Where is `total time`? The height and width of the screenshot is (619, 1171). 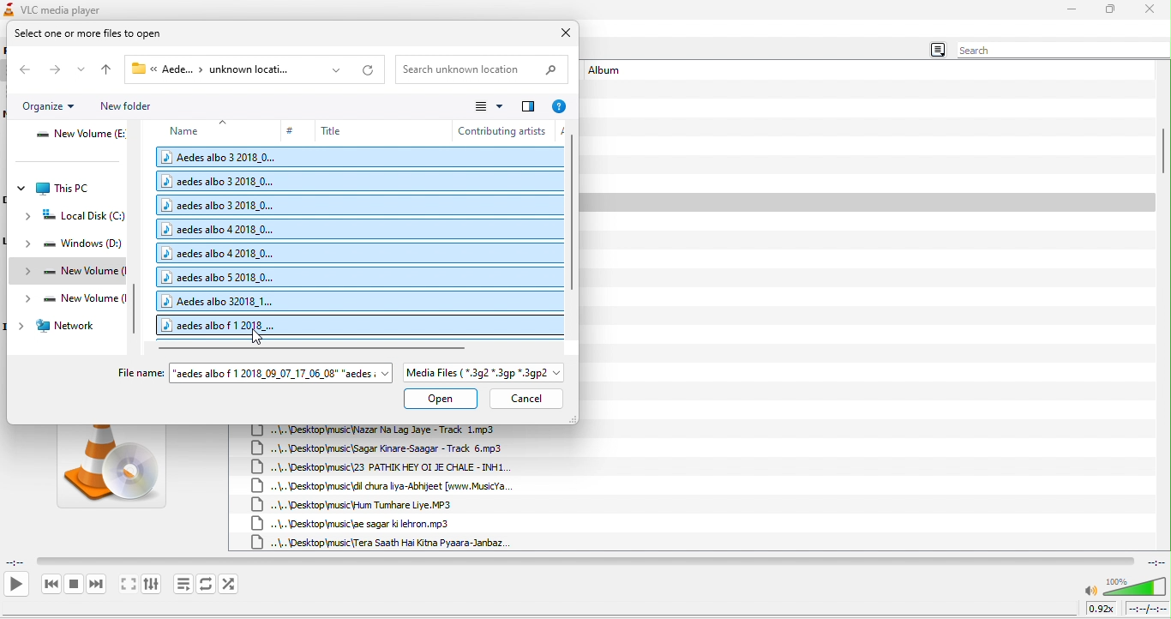 total time is located at coordinates (1154, 562).